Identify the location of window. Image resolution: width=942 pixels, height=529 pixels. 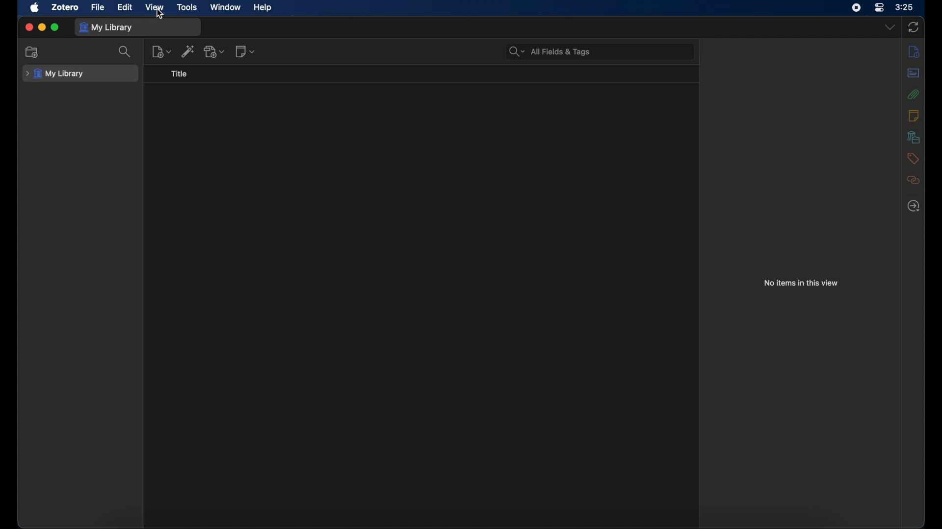
(225, 7).